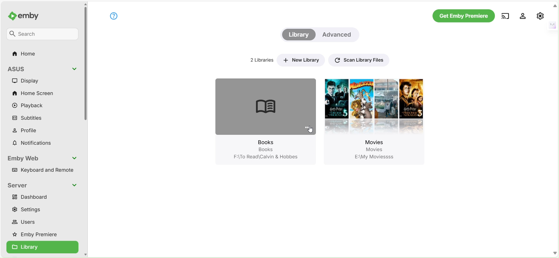 This screenshot has width=559, height=258. I want to click on Collapse Section, so click(74, 185).